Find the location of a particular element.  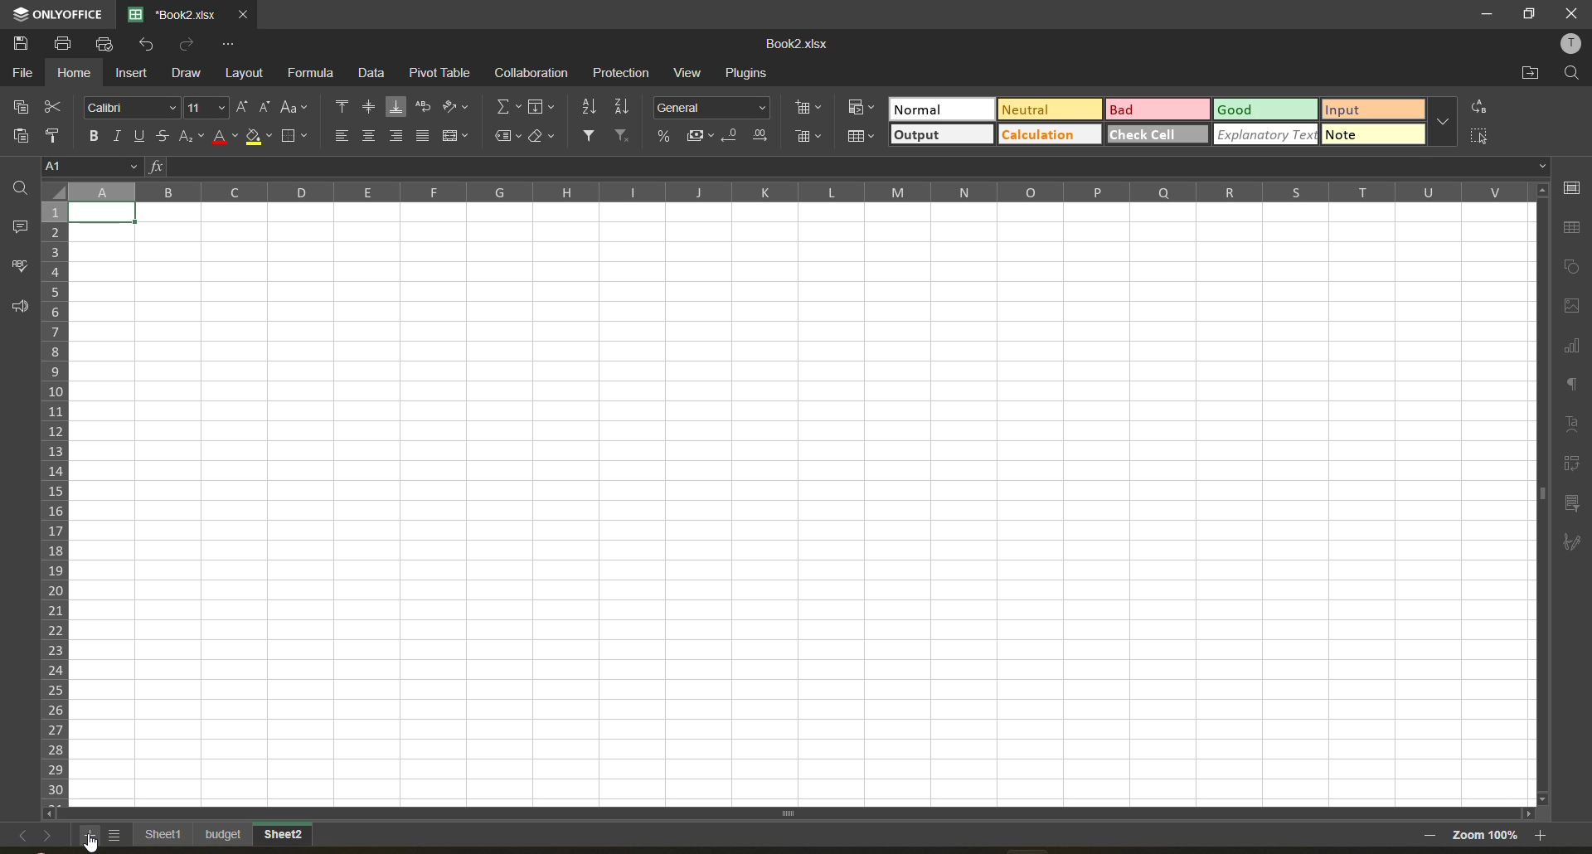

italic is located at coordinates (120, 134).